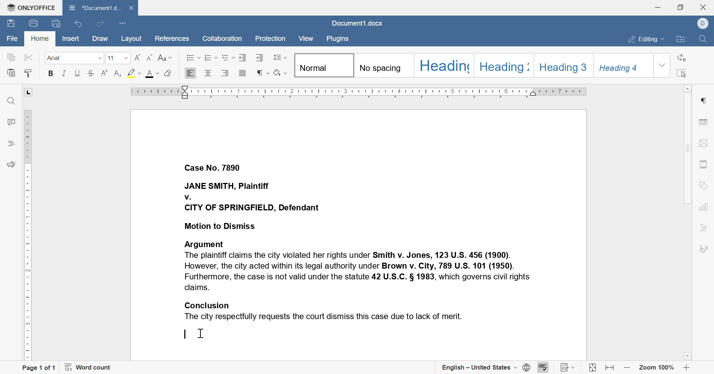 The image size is (714, 374). I want to click on table settings, so click(704, 122).